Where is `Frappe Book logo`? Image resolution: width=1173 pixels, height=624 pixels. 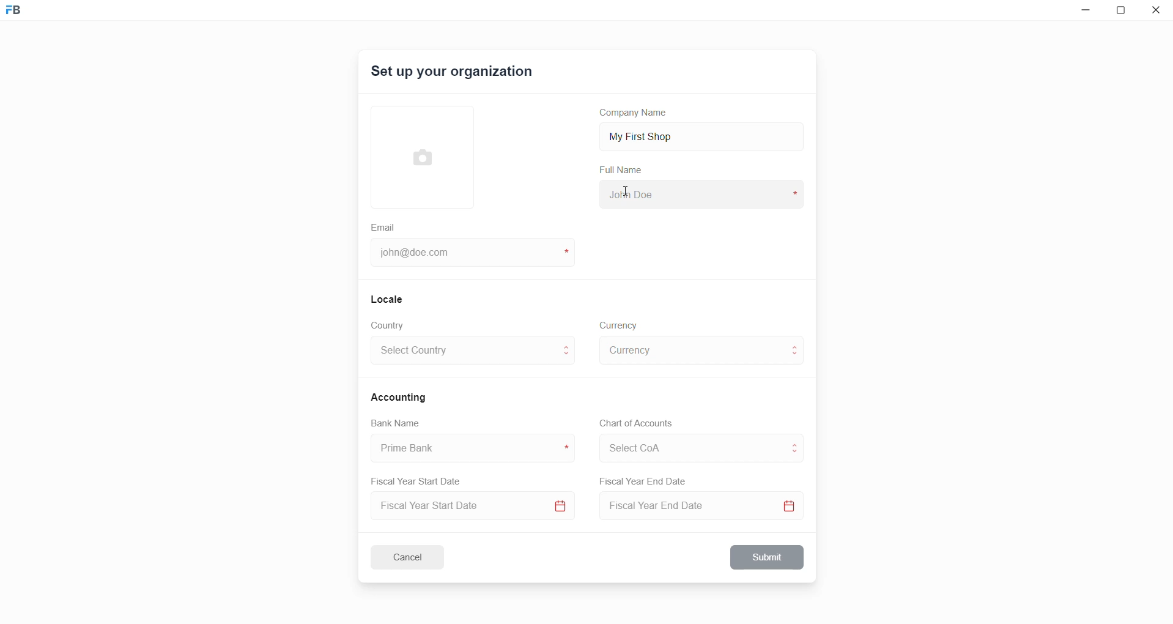 Frappe Book logo is located at coordinates (24, 15).